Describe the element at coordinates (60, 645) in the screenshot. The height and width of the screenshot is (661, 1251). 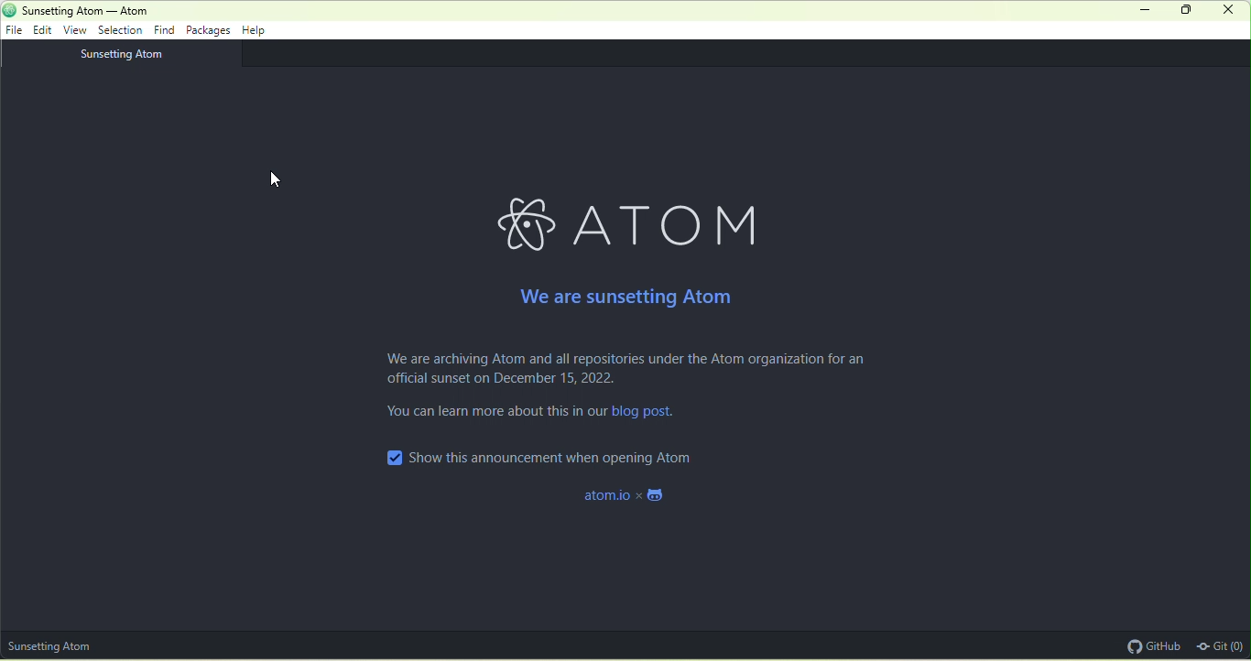
I see `sunsetting atom` at that location.